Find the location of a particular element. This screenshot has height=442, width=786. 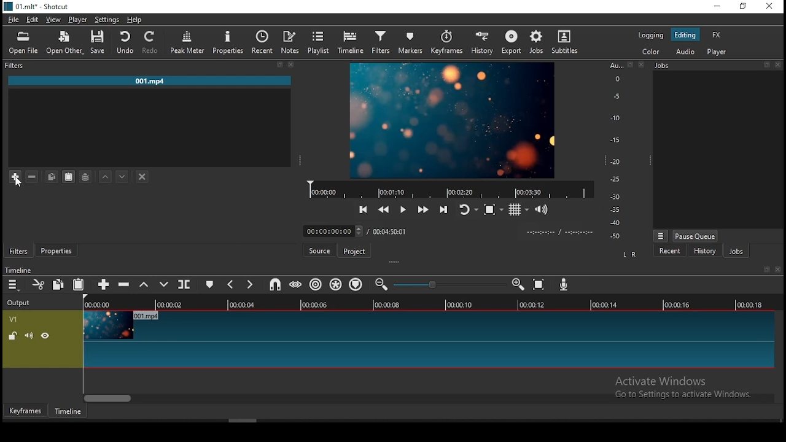

save a filter set is located at coordinates (86, 177).